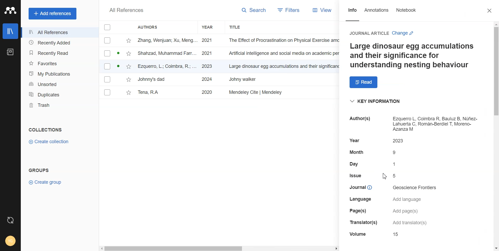 Image resolution: width=499 pixels, height=251 pixels. Describe the element at coordinates (41, 169) in the screenshot. I see `Text` at that location.